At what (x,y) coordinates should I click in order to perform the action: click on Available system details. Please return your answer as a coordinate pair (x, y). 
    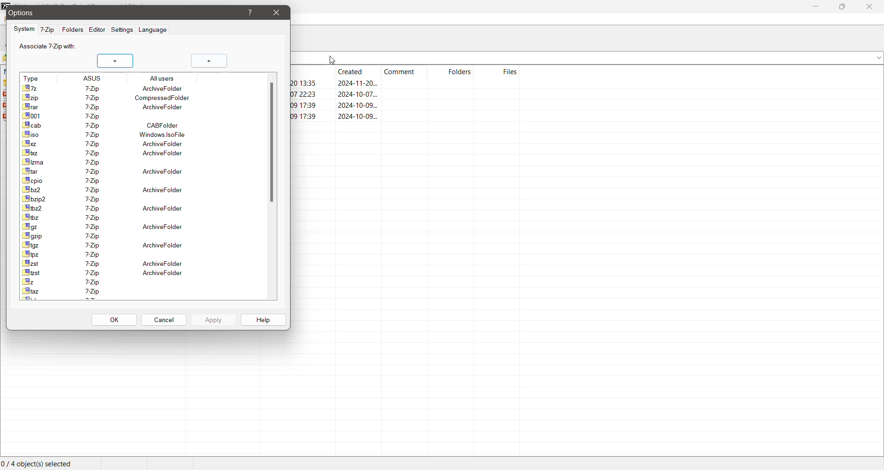
    Looking at the image, I should click on (107, 217).